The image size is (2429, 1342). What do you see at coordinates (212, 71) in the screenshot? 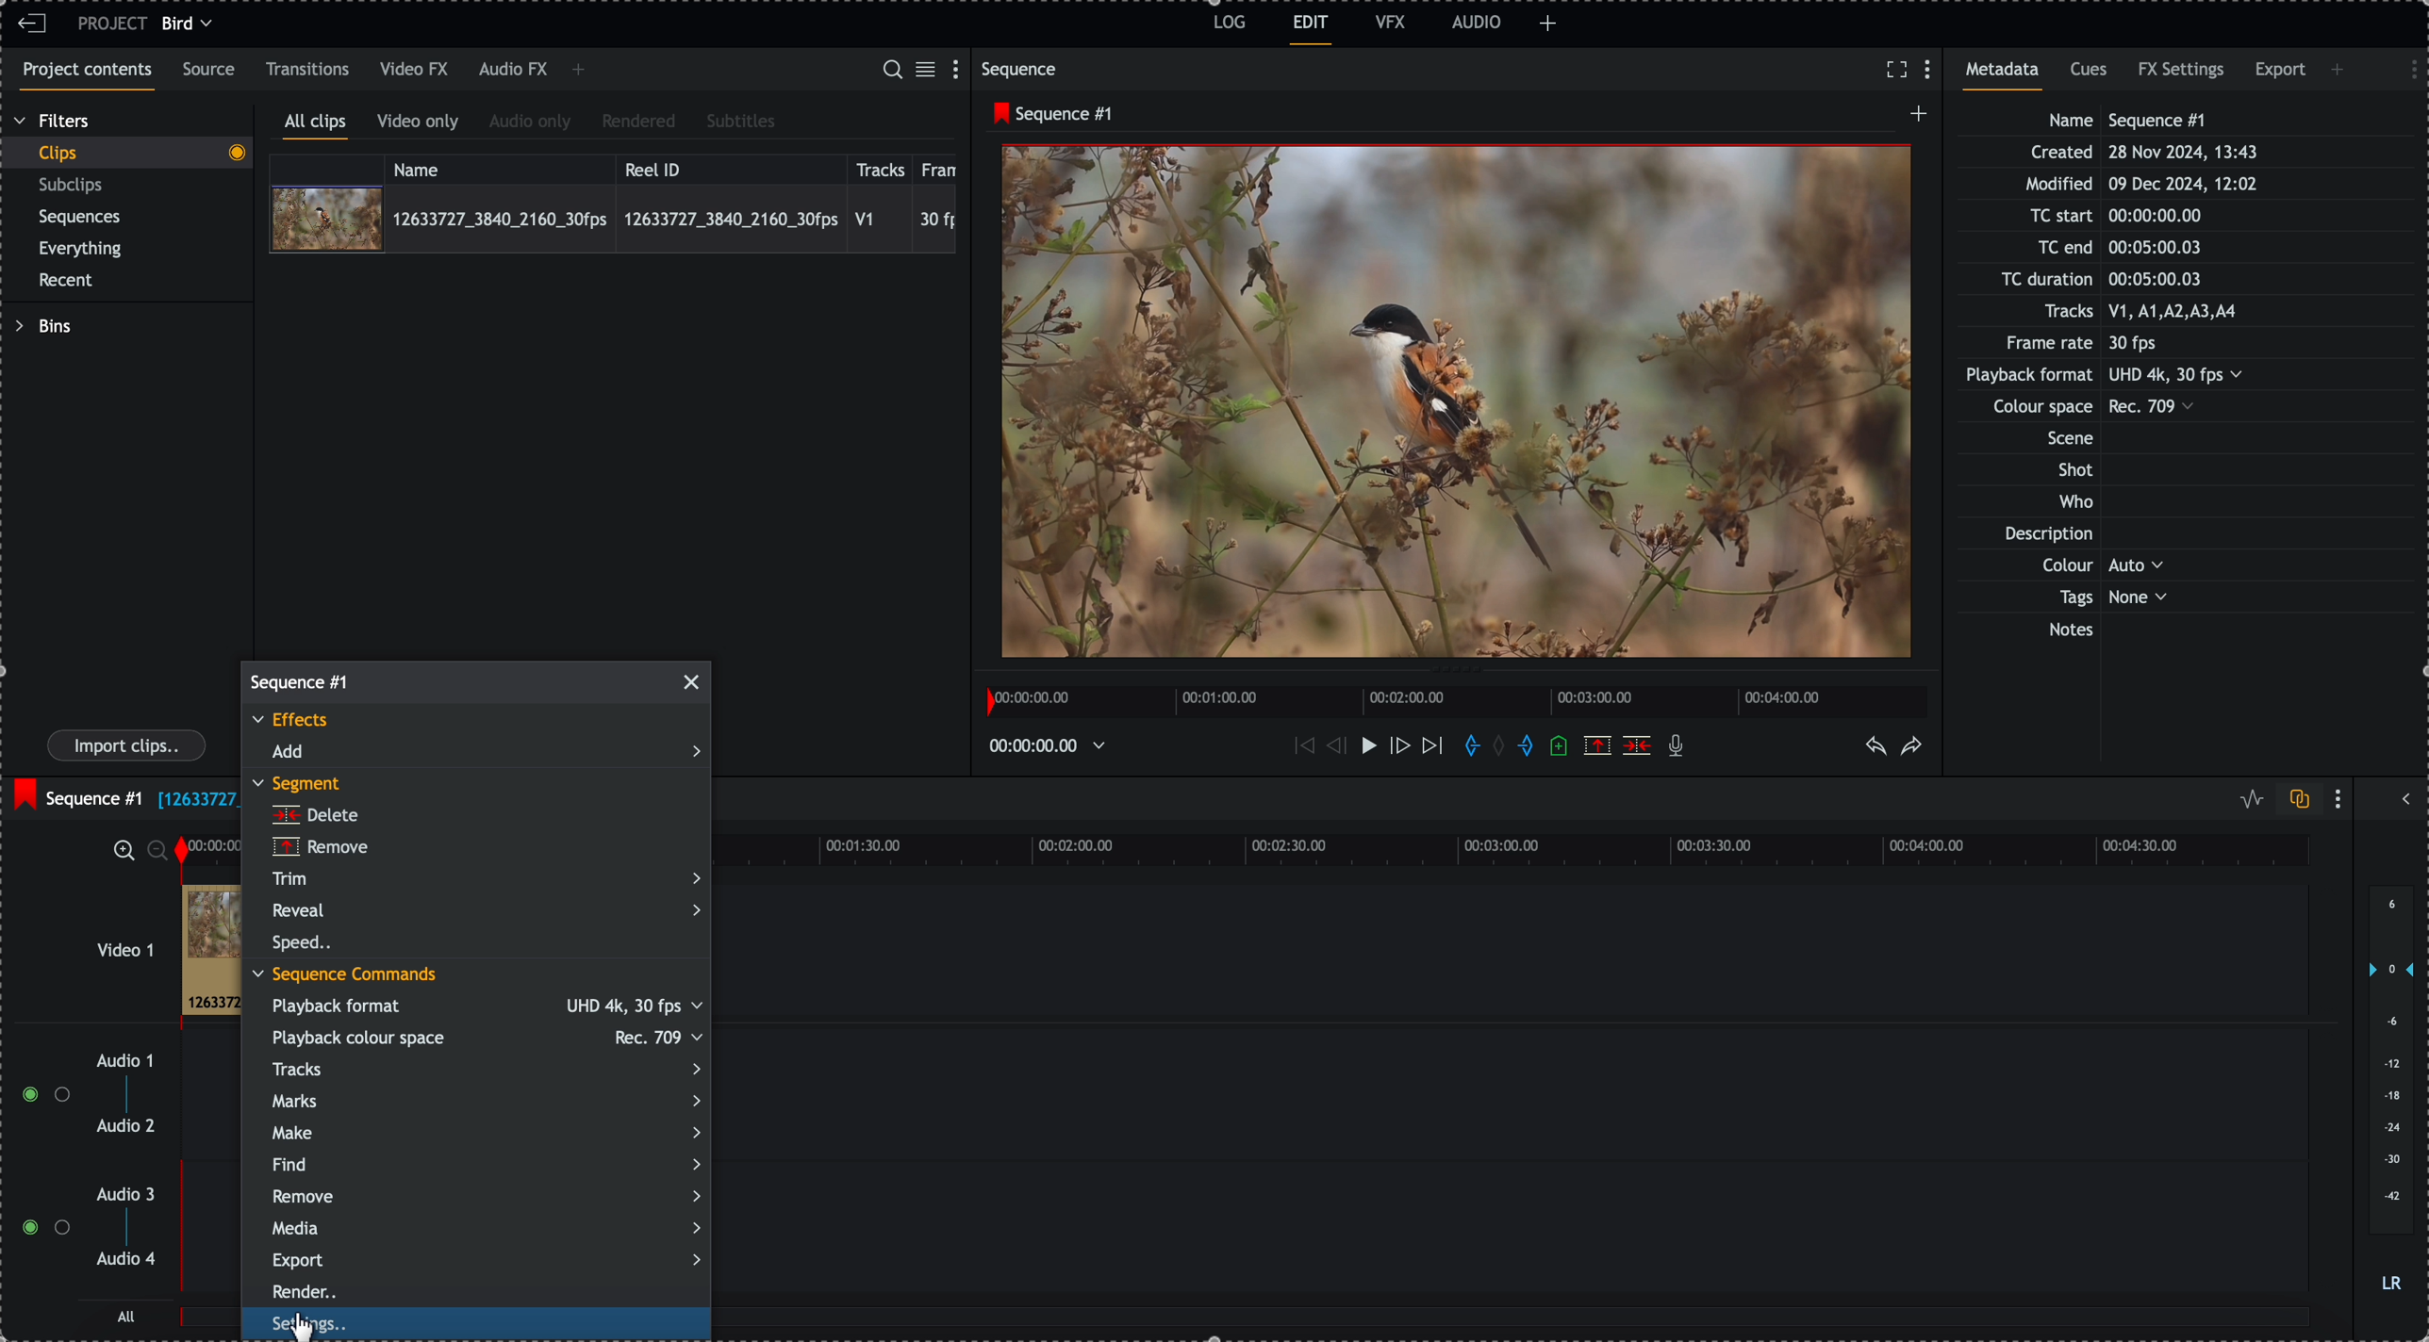
I see `source` at bounding box center [212, 71].